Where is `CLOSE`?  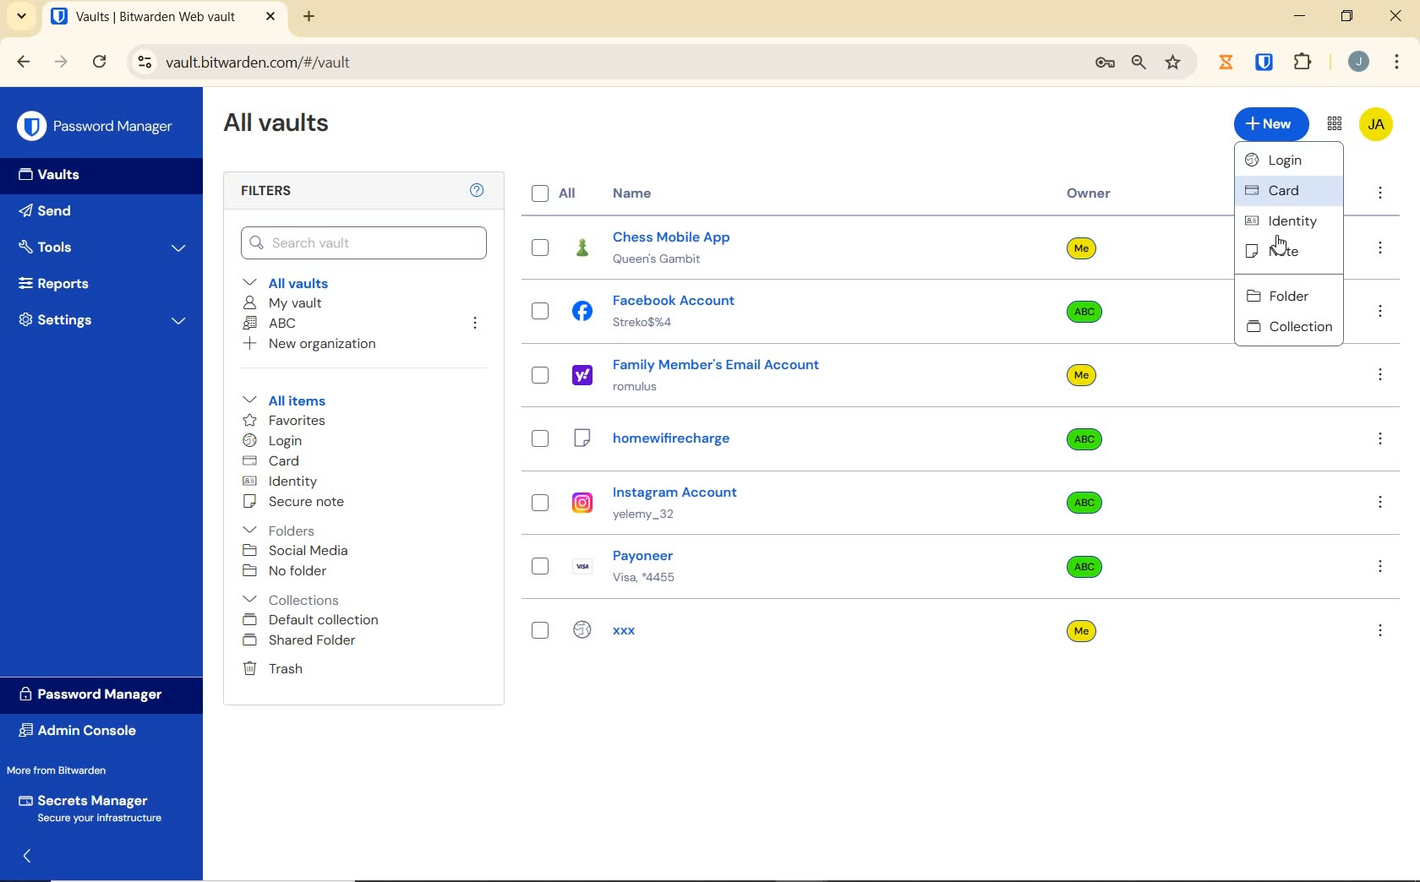 CLOSE is located at coordinates (1397, 20).